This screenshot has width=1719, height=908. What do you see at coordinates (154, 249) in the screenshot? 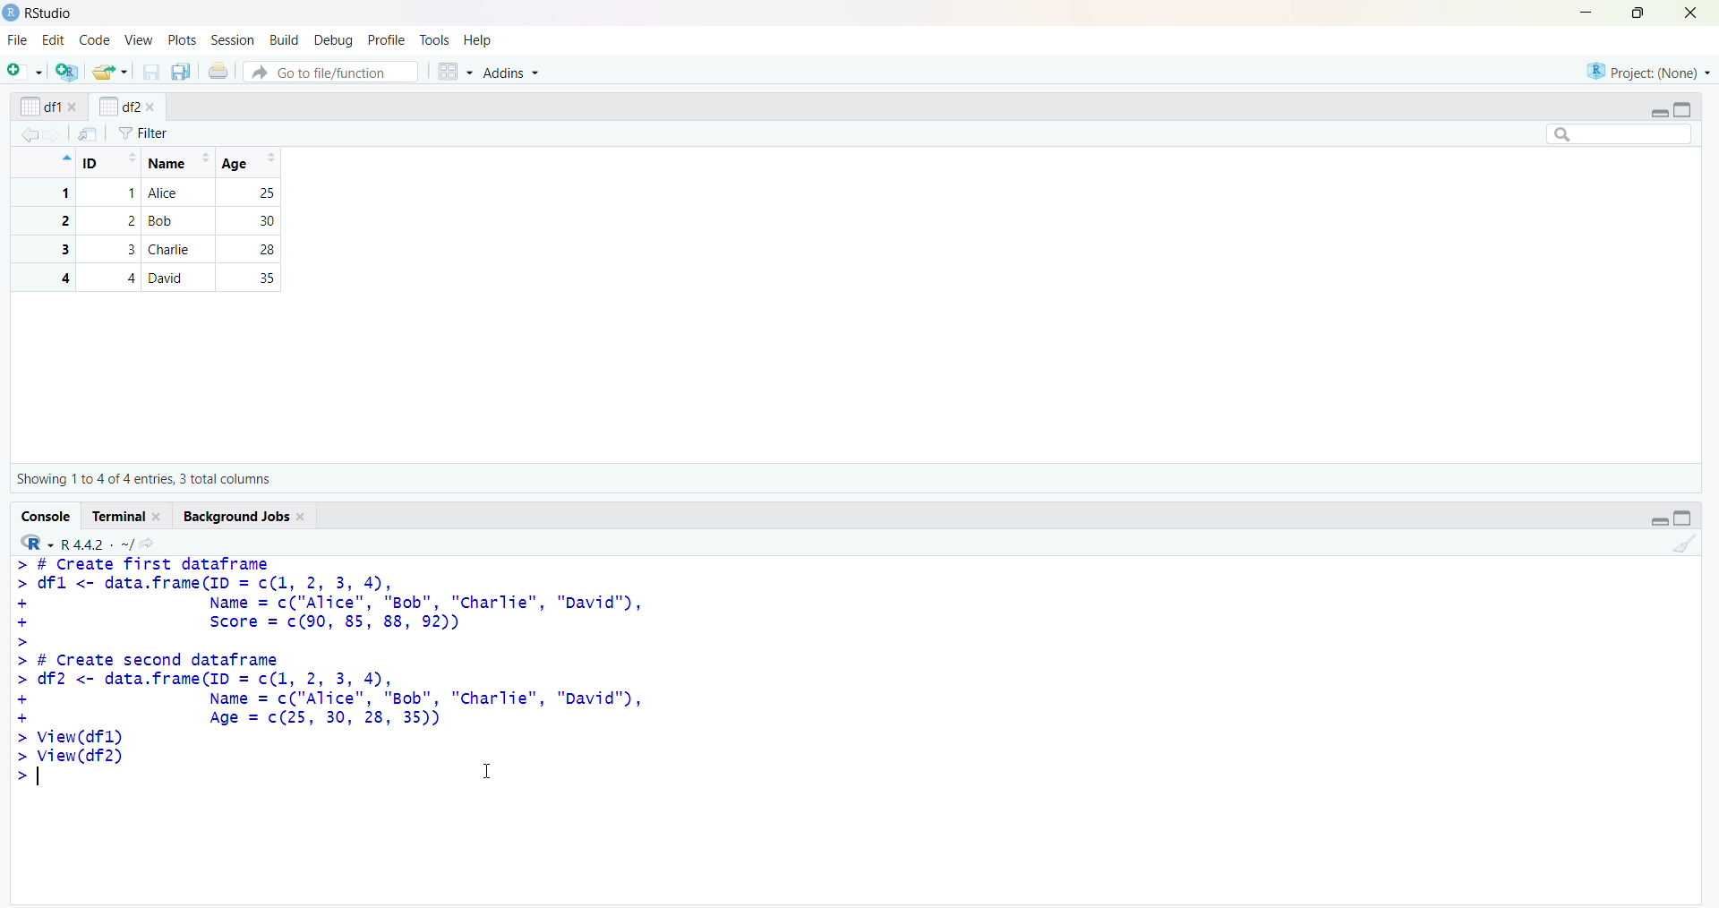
I see `3 3 Charlie 28` at bounding box center [154, 249].